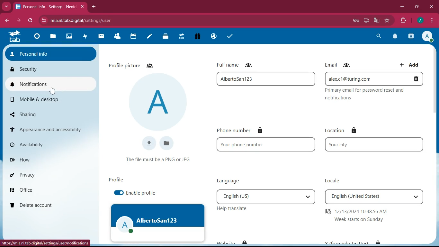  Describe the element at coordinates (228, 180) in the screenshot. I see `language` at that location.